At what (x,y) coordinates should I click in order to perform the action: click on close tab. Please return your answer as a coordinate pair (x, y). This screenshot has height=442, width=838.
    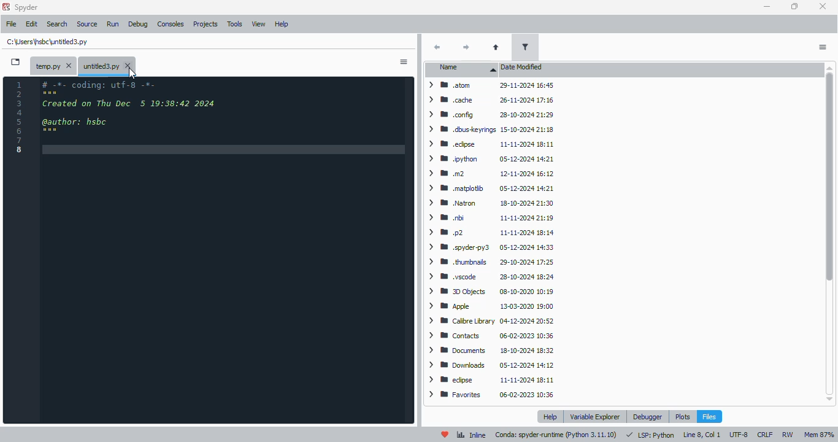
    Looking at the image, I should click on (69, 65).